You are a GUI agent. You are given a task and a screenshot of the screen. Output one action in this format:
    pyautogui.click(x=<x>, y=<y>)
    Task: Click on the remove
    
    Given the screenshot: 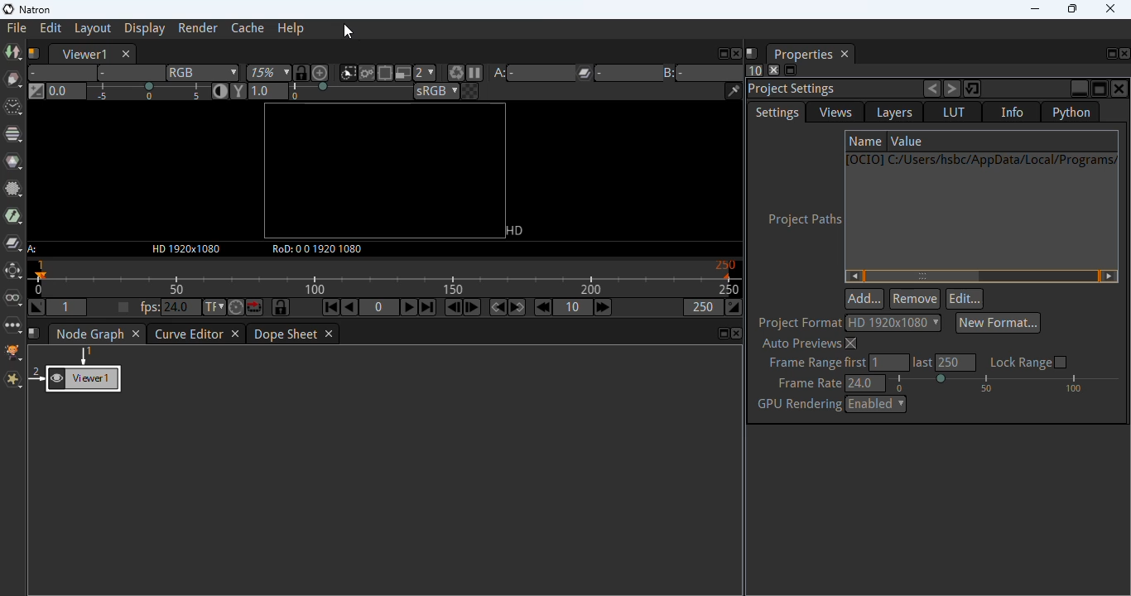 What is the action you would take?
    pyautogui.click(x=915, y=299)
    